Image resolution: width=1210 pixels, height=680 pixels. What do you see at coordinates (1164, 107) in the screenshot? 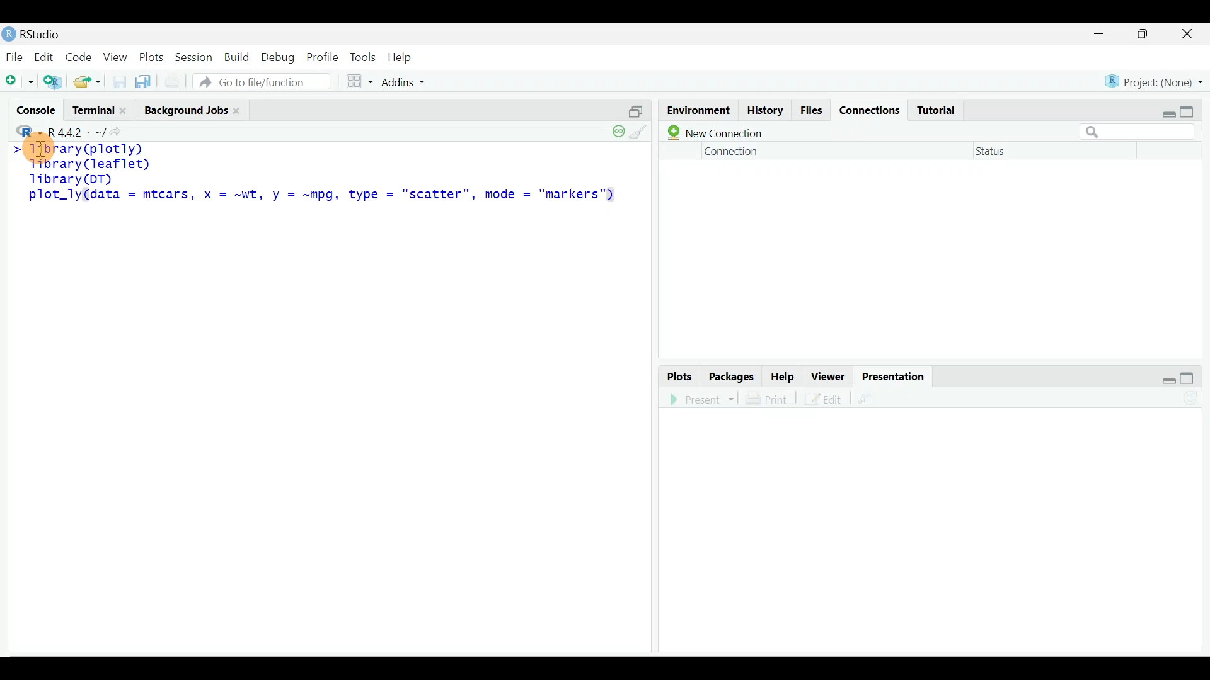
I see `restore down` at bounding box center [1164, 107].